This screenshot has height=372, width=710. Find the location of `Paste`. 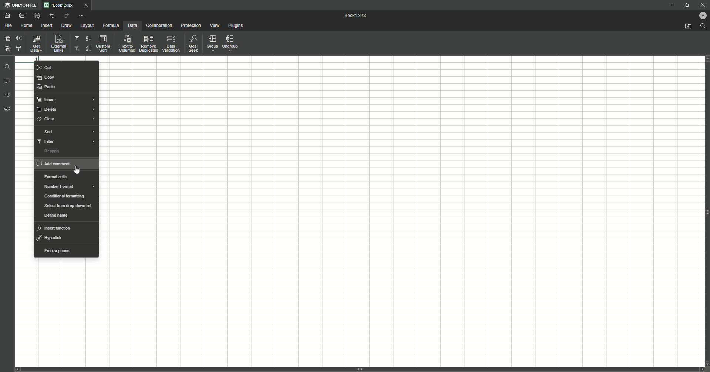

Paste is located at coordinates (7, 38).